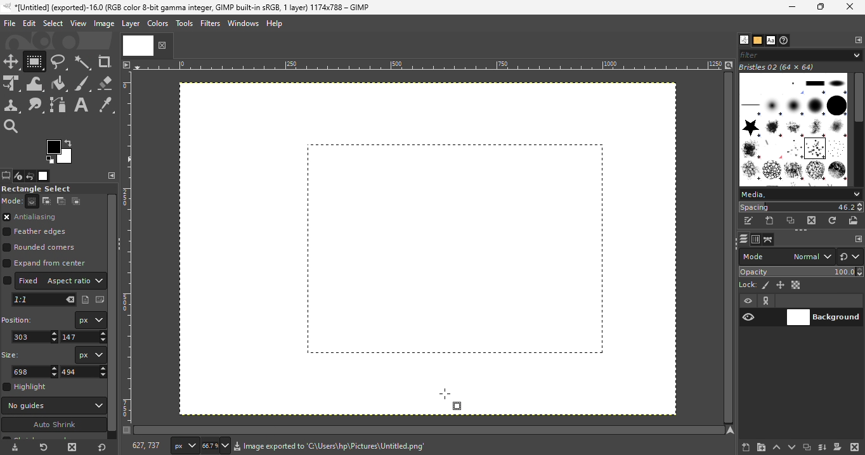  I want to click on Rectangle select, so click(37, 188).